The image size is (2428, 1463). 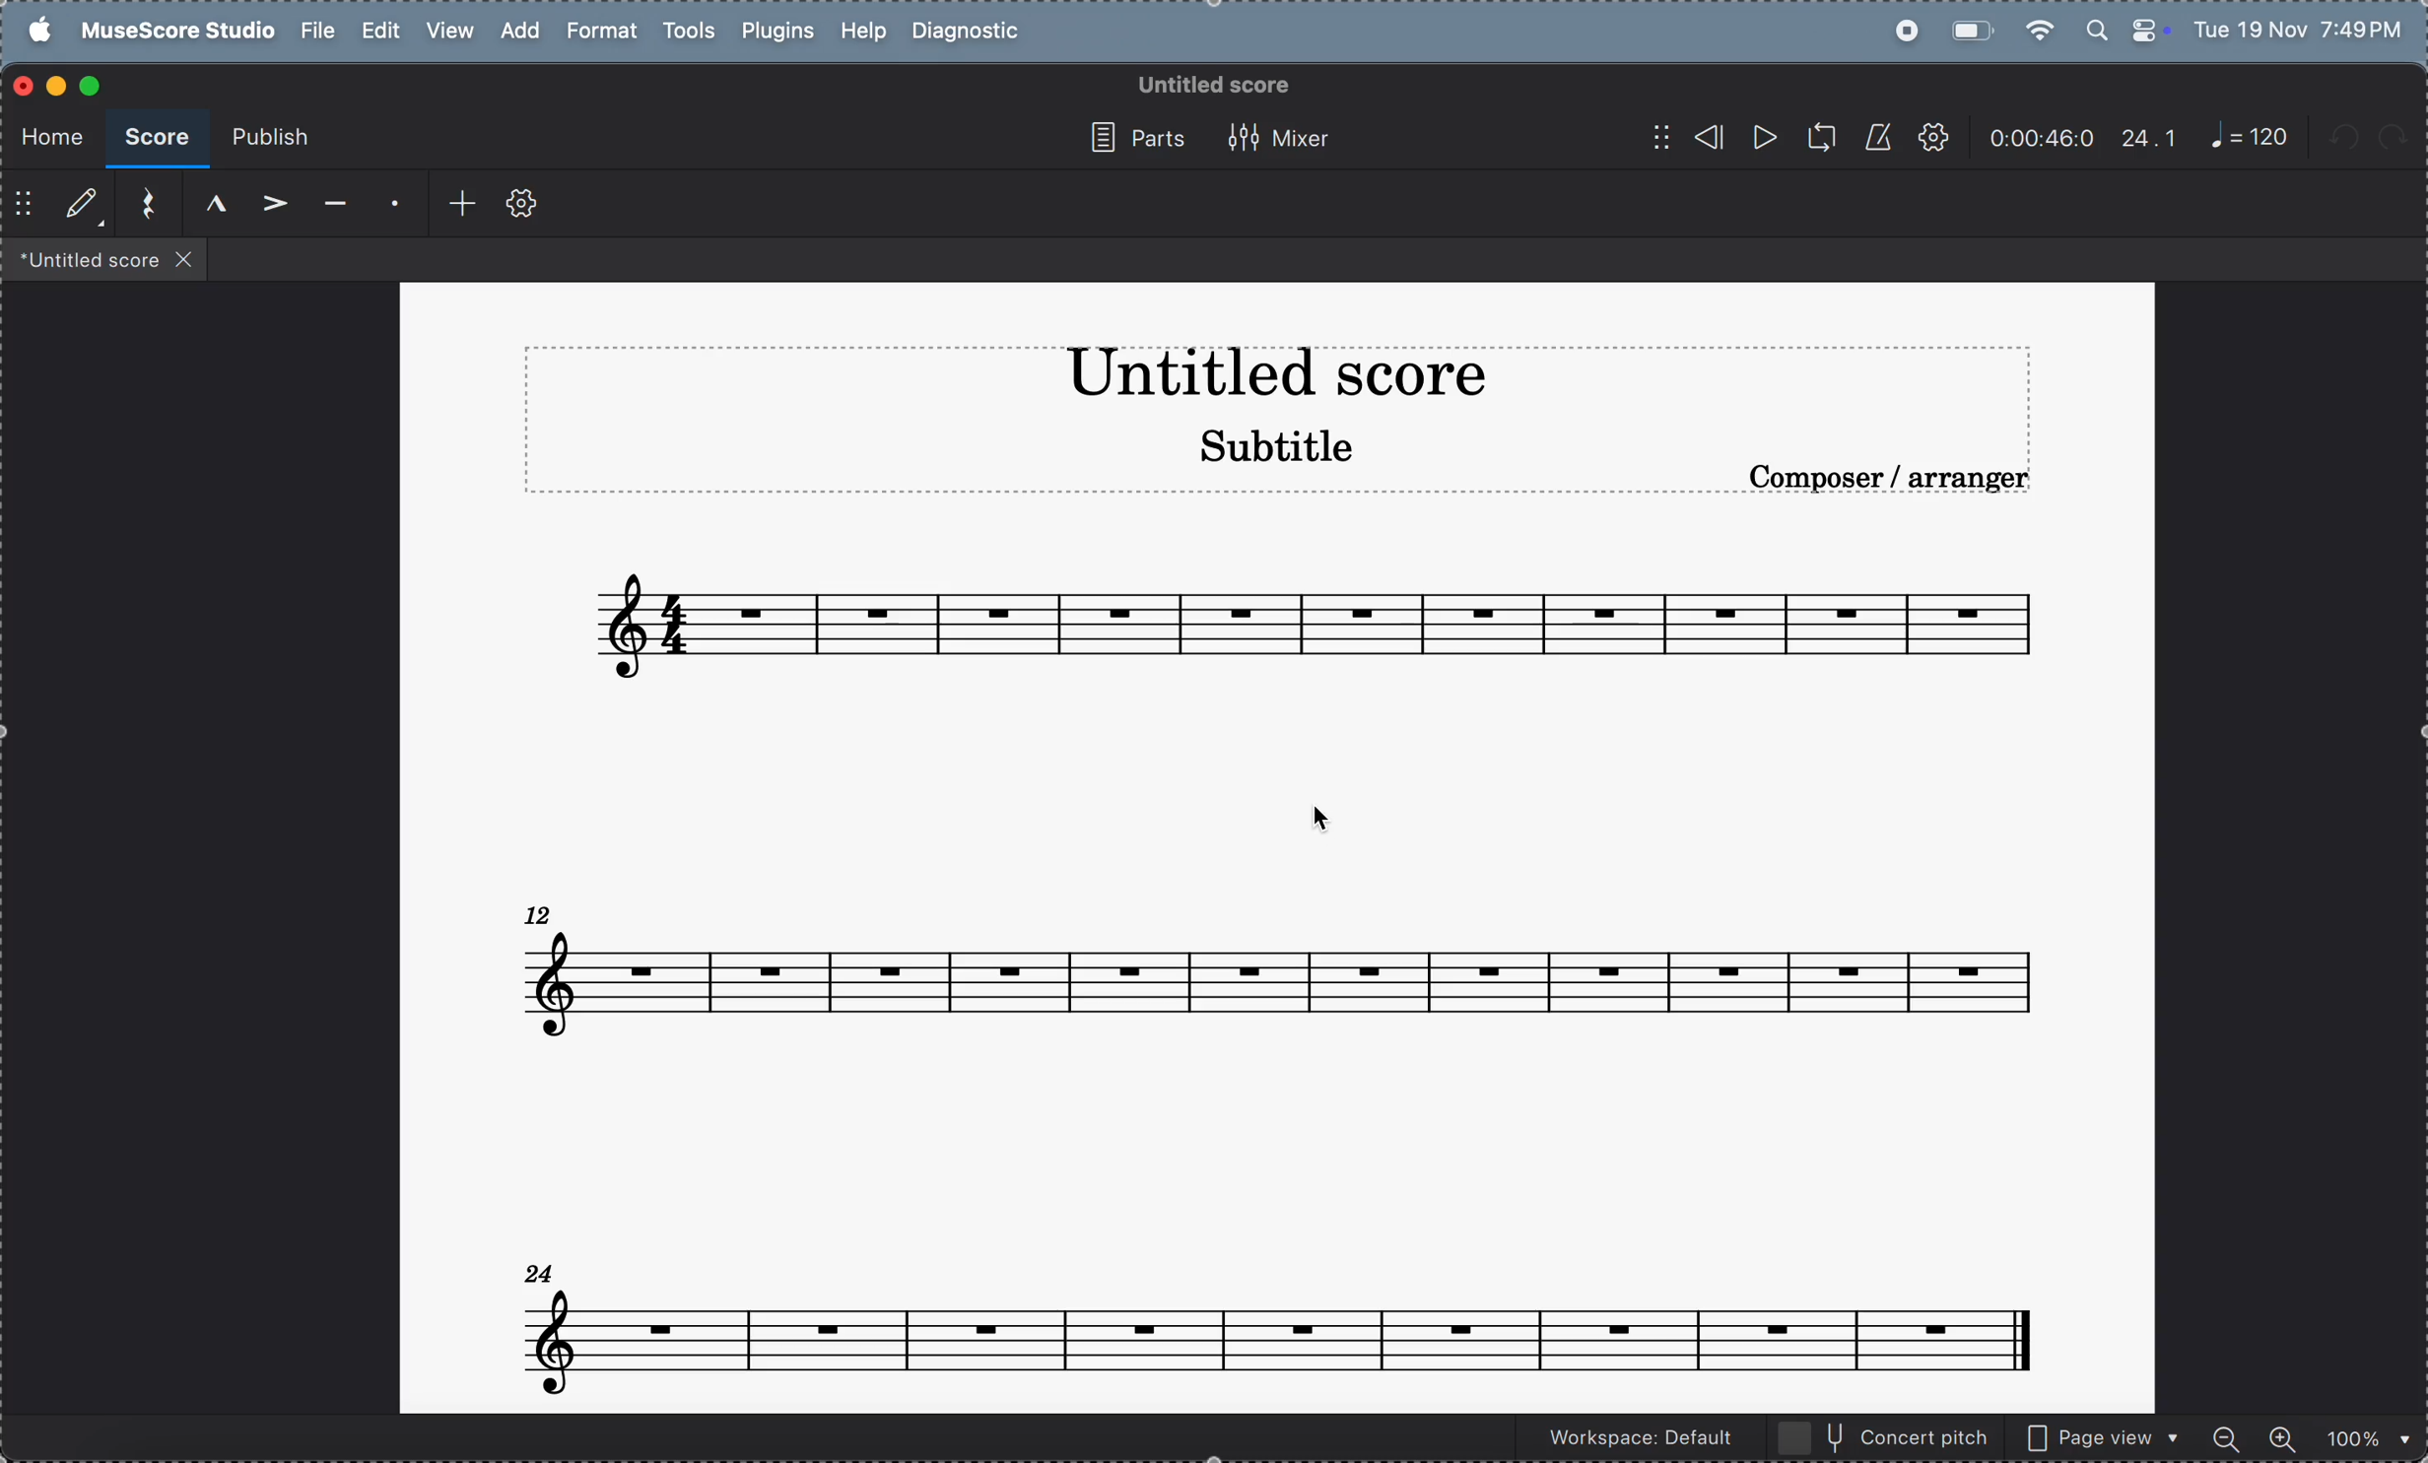 What do you see at coordinates (1901, 31) in the screenshot?
I see `record` at bounding box center [1901, 31].